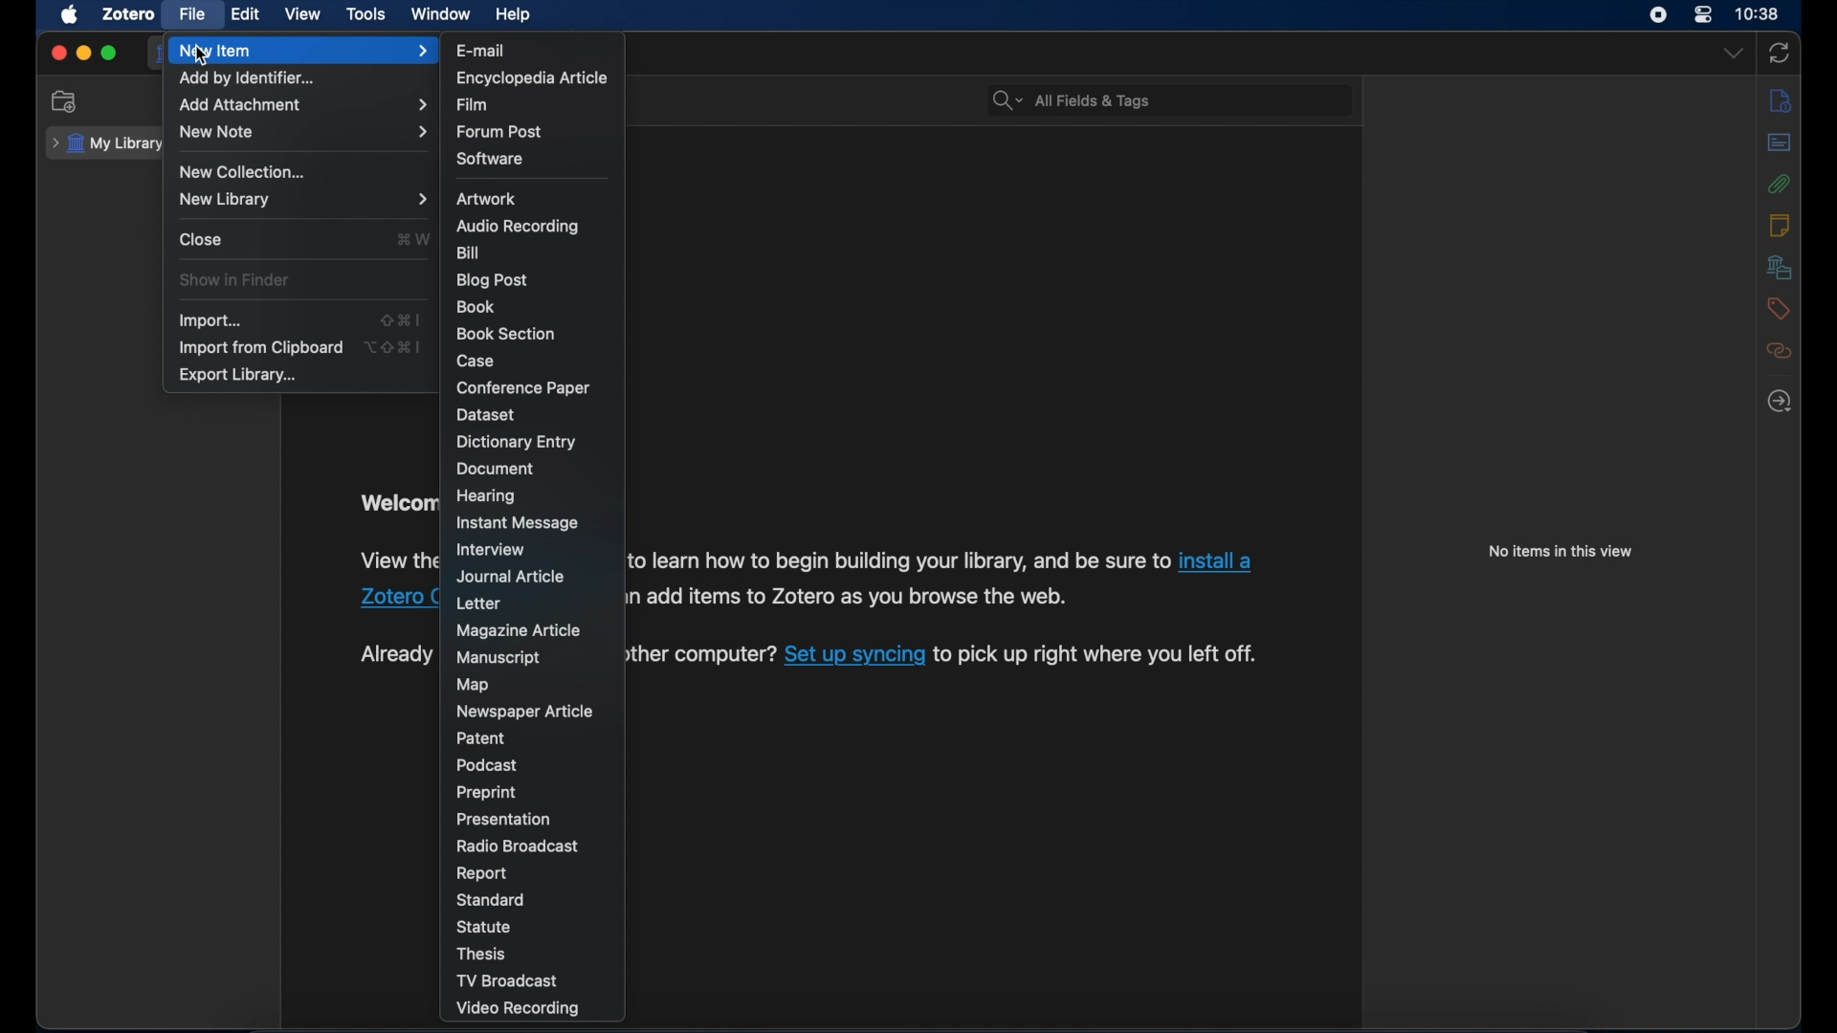  Describe the element at coordinates (397, 503) in the screenshot. I see `welcome` at that location.